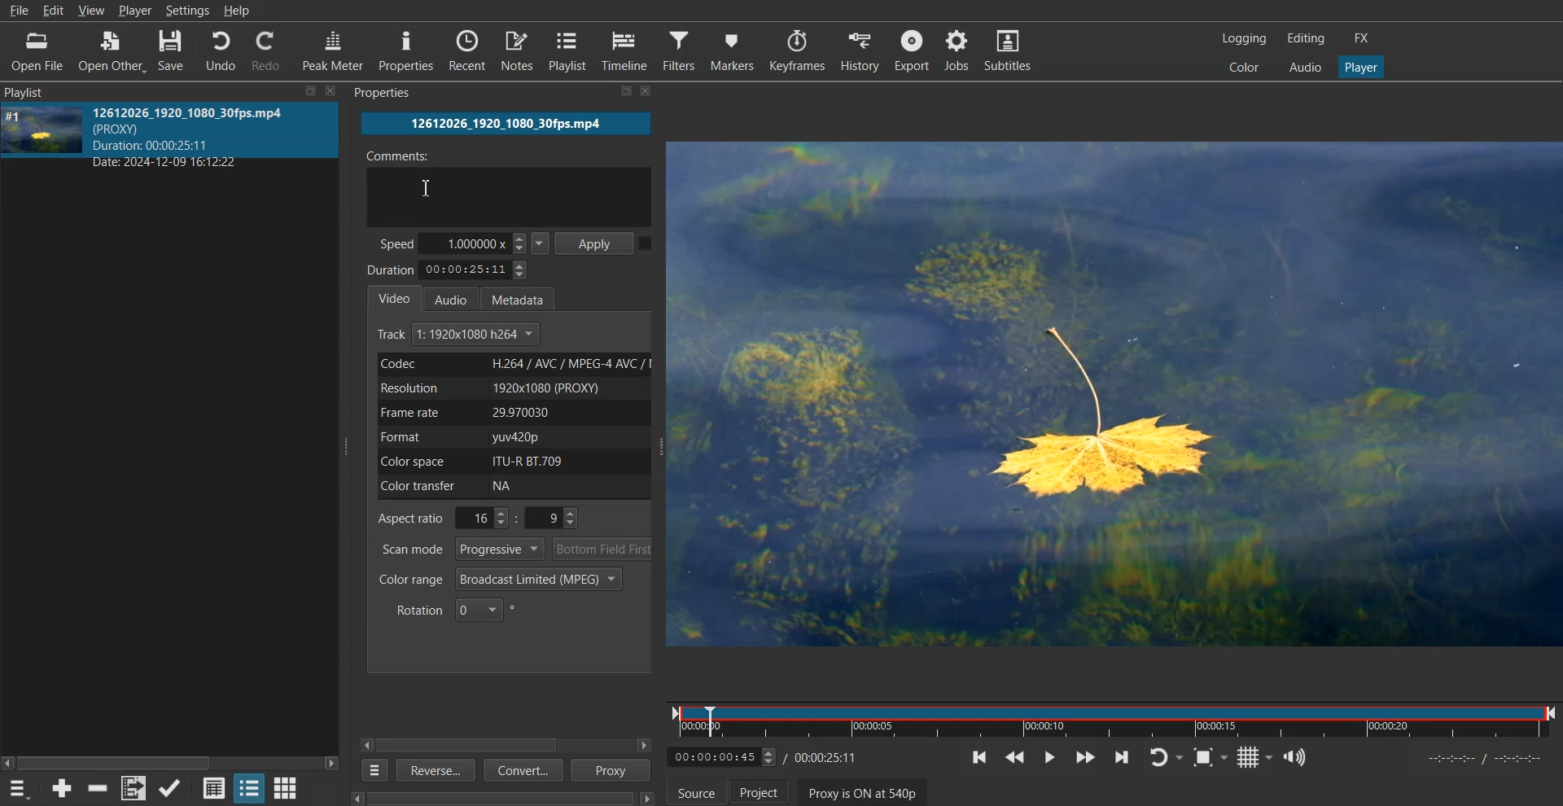 This screenshot has width=1563, height=806. I want to click on Color Space, so click(510, 461).